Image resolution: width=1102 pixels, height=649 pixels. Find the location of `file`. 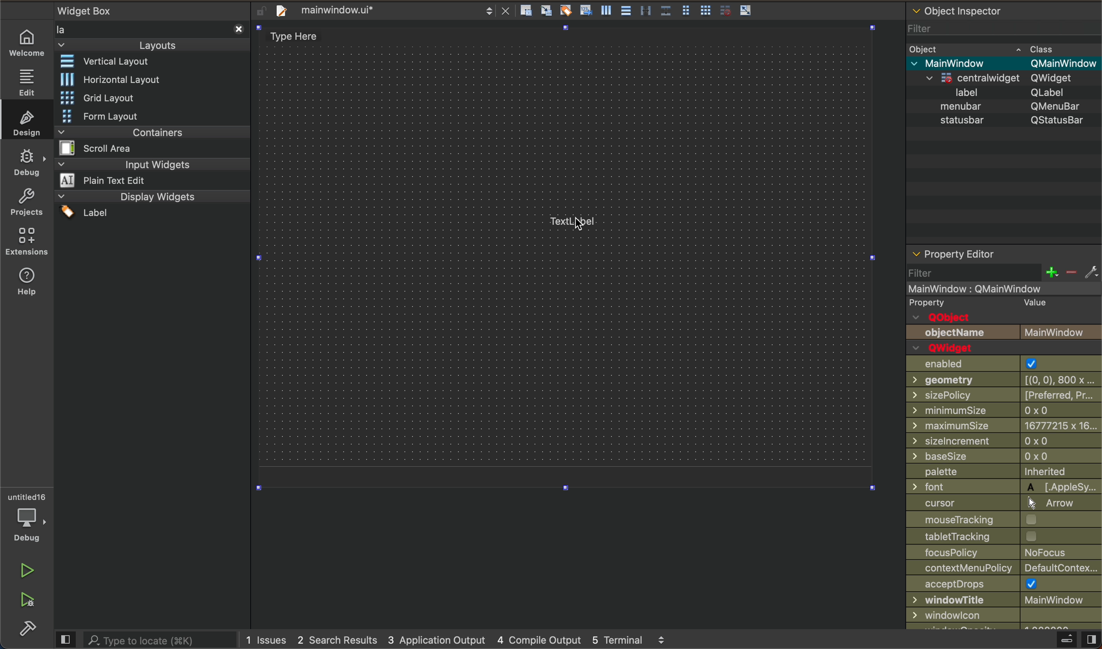

file is located at coordinates (390, 10).